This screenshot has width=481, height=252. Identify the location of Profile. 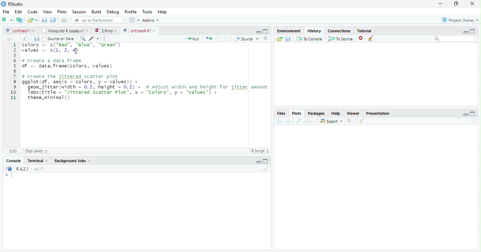
(131, 12).